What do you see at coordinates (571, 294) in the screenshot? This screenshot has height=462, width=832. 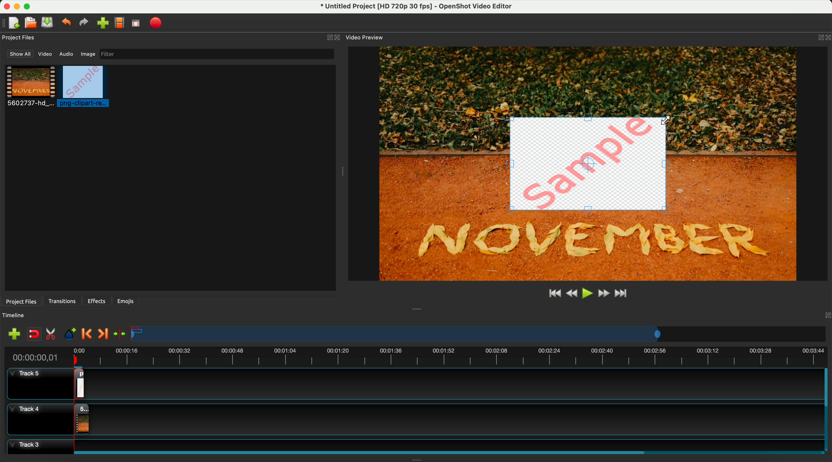 I see `rewind` at bounding box center [571, 294].